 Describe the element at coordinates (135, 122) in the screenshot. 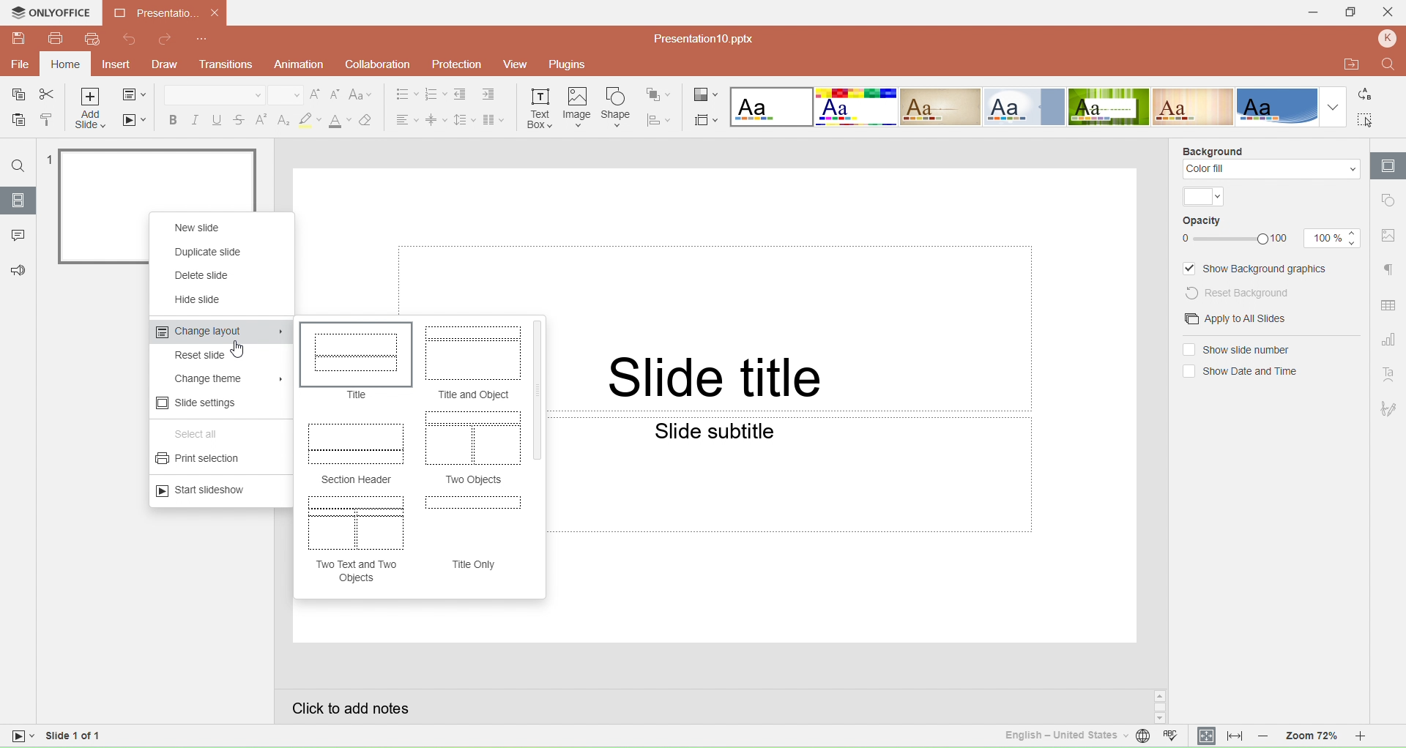

I see `Start slideshow` at that location.